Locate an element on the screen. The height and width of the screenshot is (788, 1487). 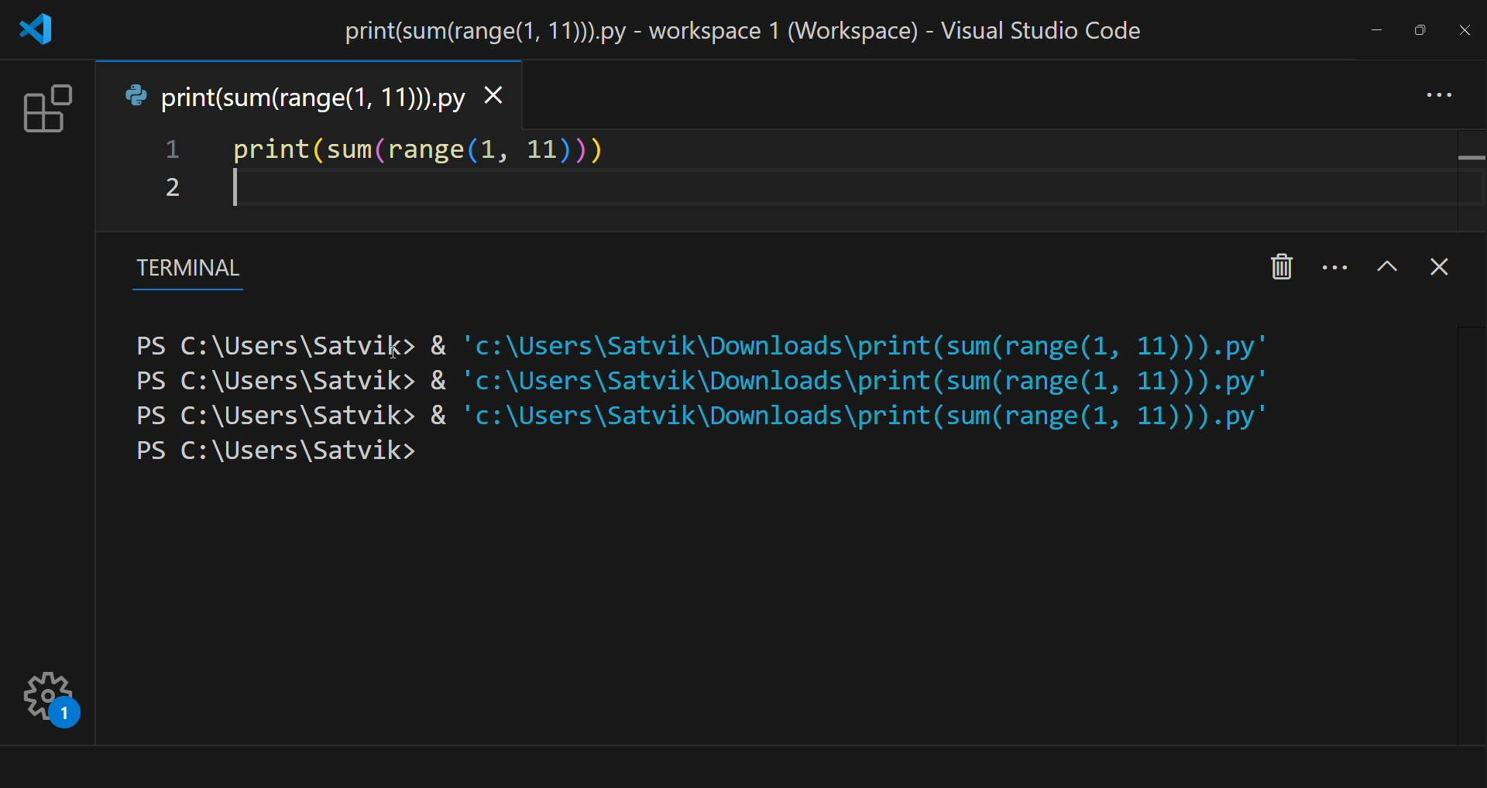
path is located at coordinates (725, 435).